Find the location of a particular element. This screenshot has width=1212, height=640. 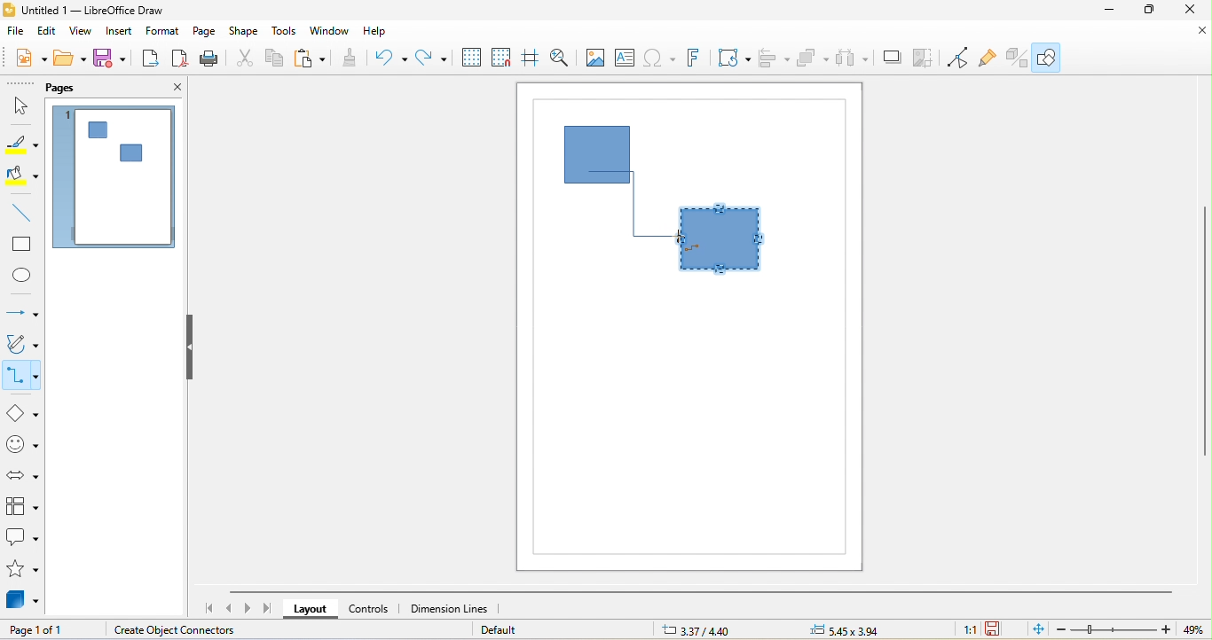

3.37/4.40 is located at coordinates (704, 632).